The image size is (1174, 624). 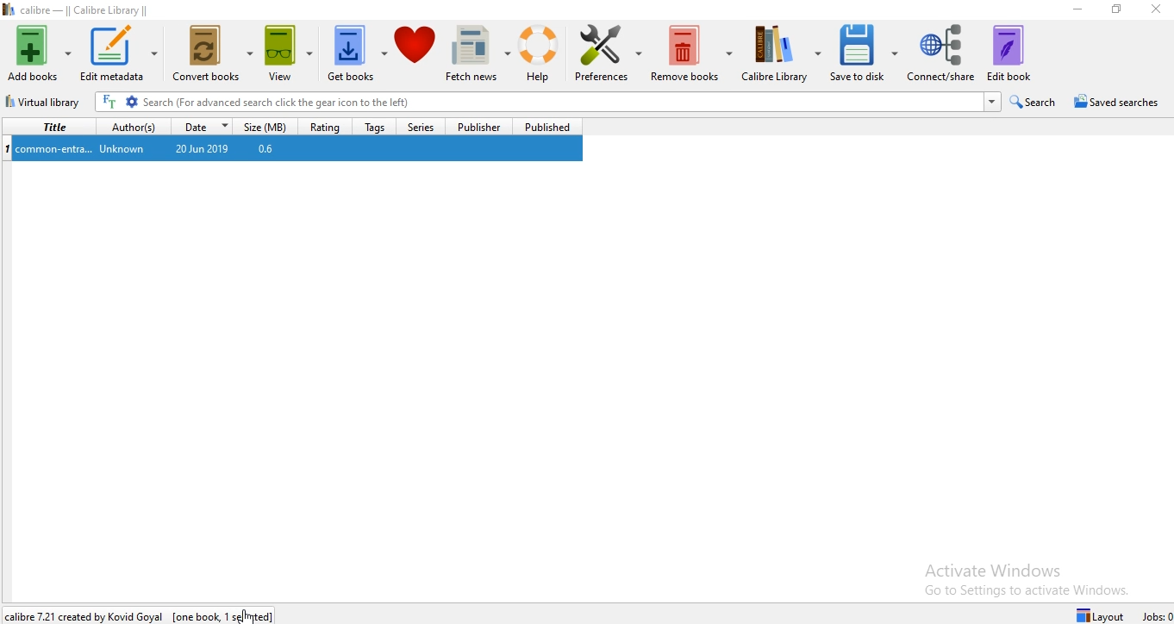 I want to click on Layout, so click(x=1093, y=613).